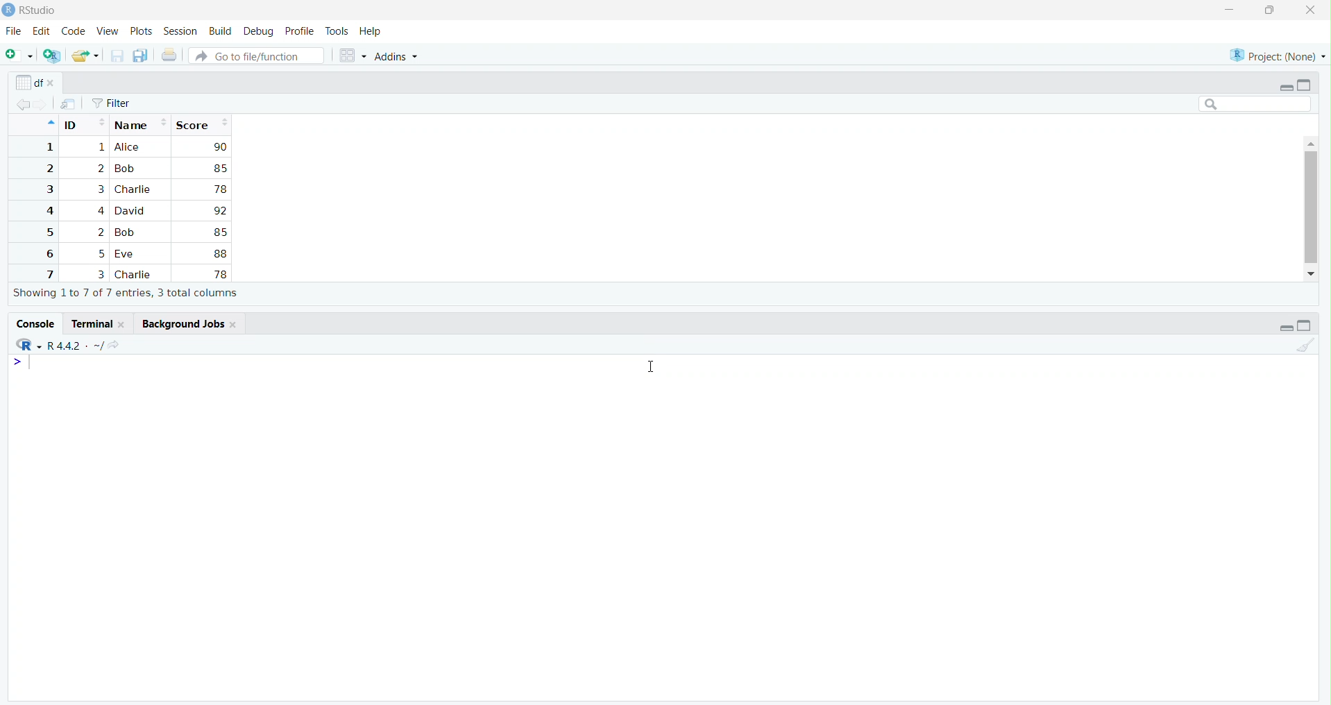 Image resolution: width=1331 pixels, height=705 pixels. Describe the element at coordinates (135, 275) in the screenshot. I see `Charlie` at that location.